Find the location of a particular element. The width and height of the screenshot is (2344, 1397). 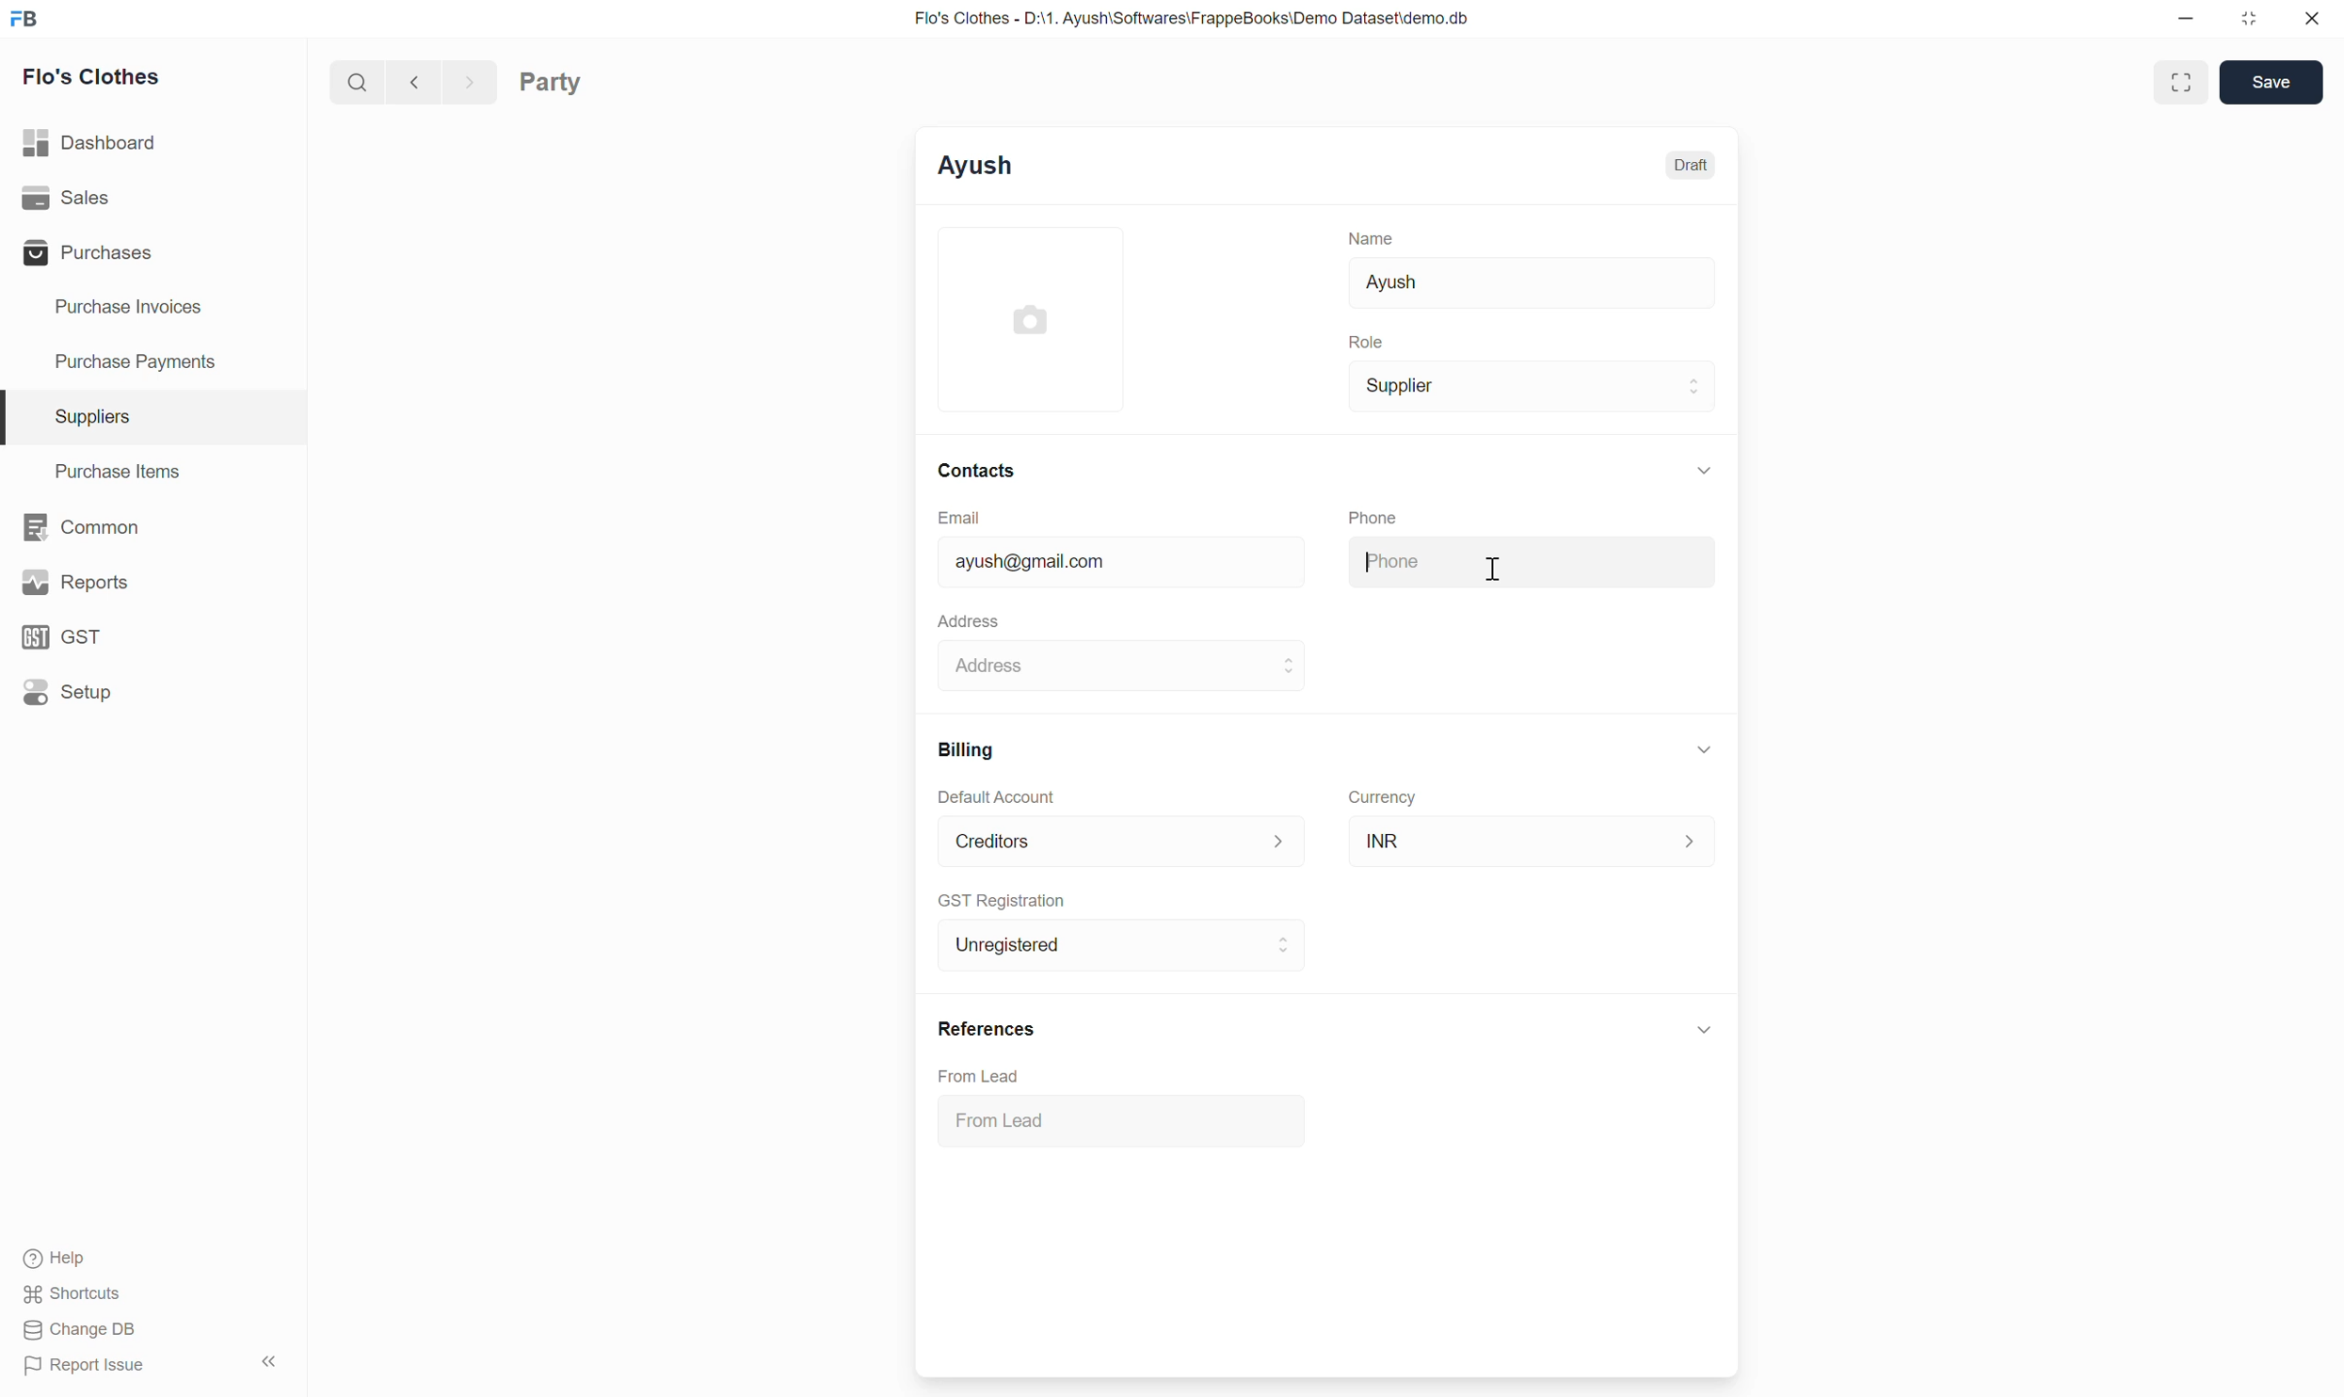

Default Account is located at coordinates (998, 795).